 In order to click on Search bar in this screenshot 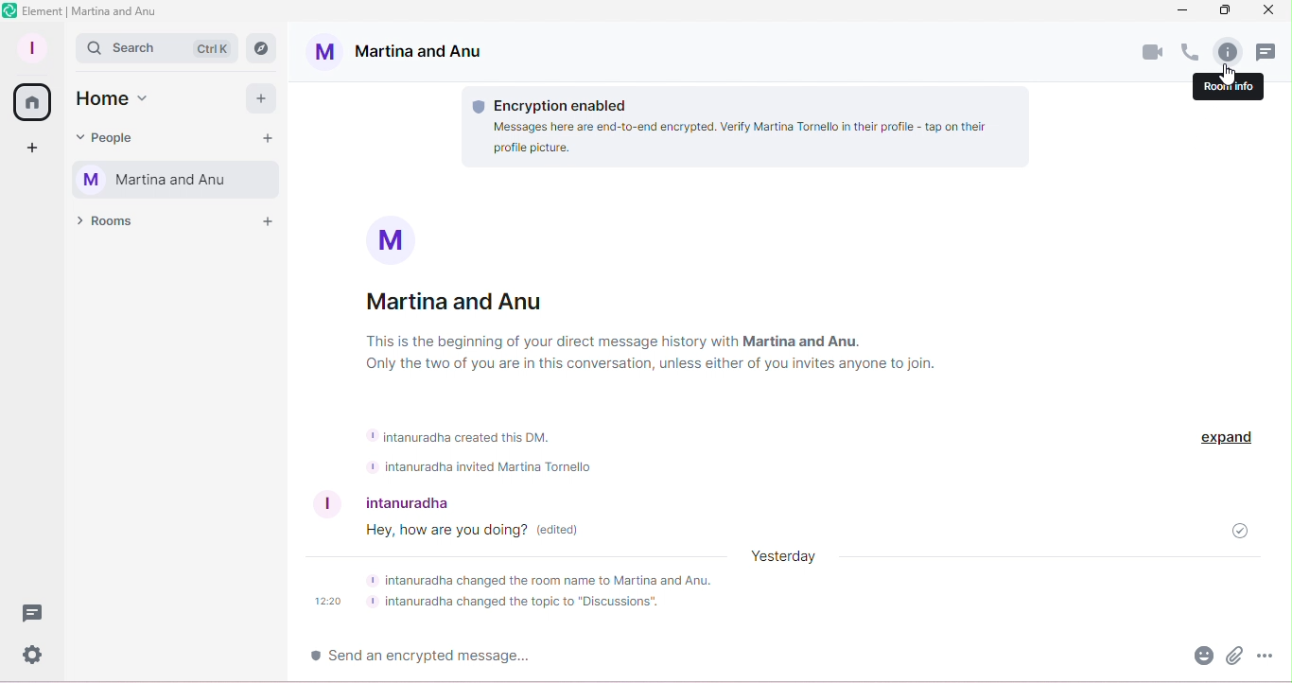, I will do `click(158, 47)`.